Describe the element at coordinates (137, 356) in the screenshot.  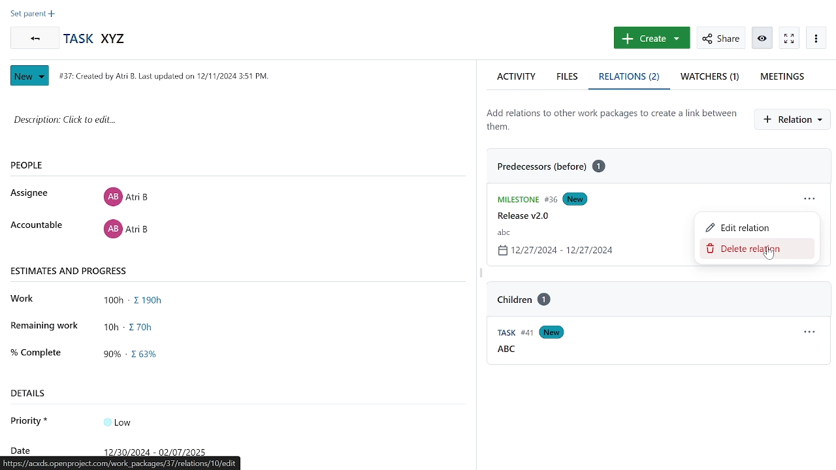
I see `completed work in progress` at that location.